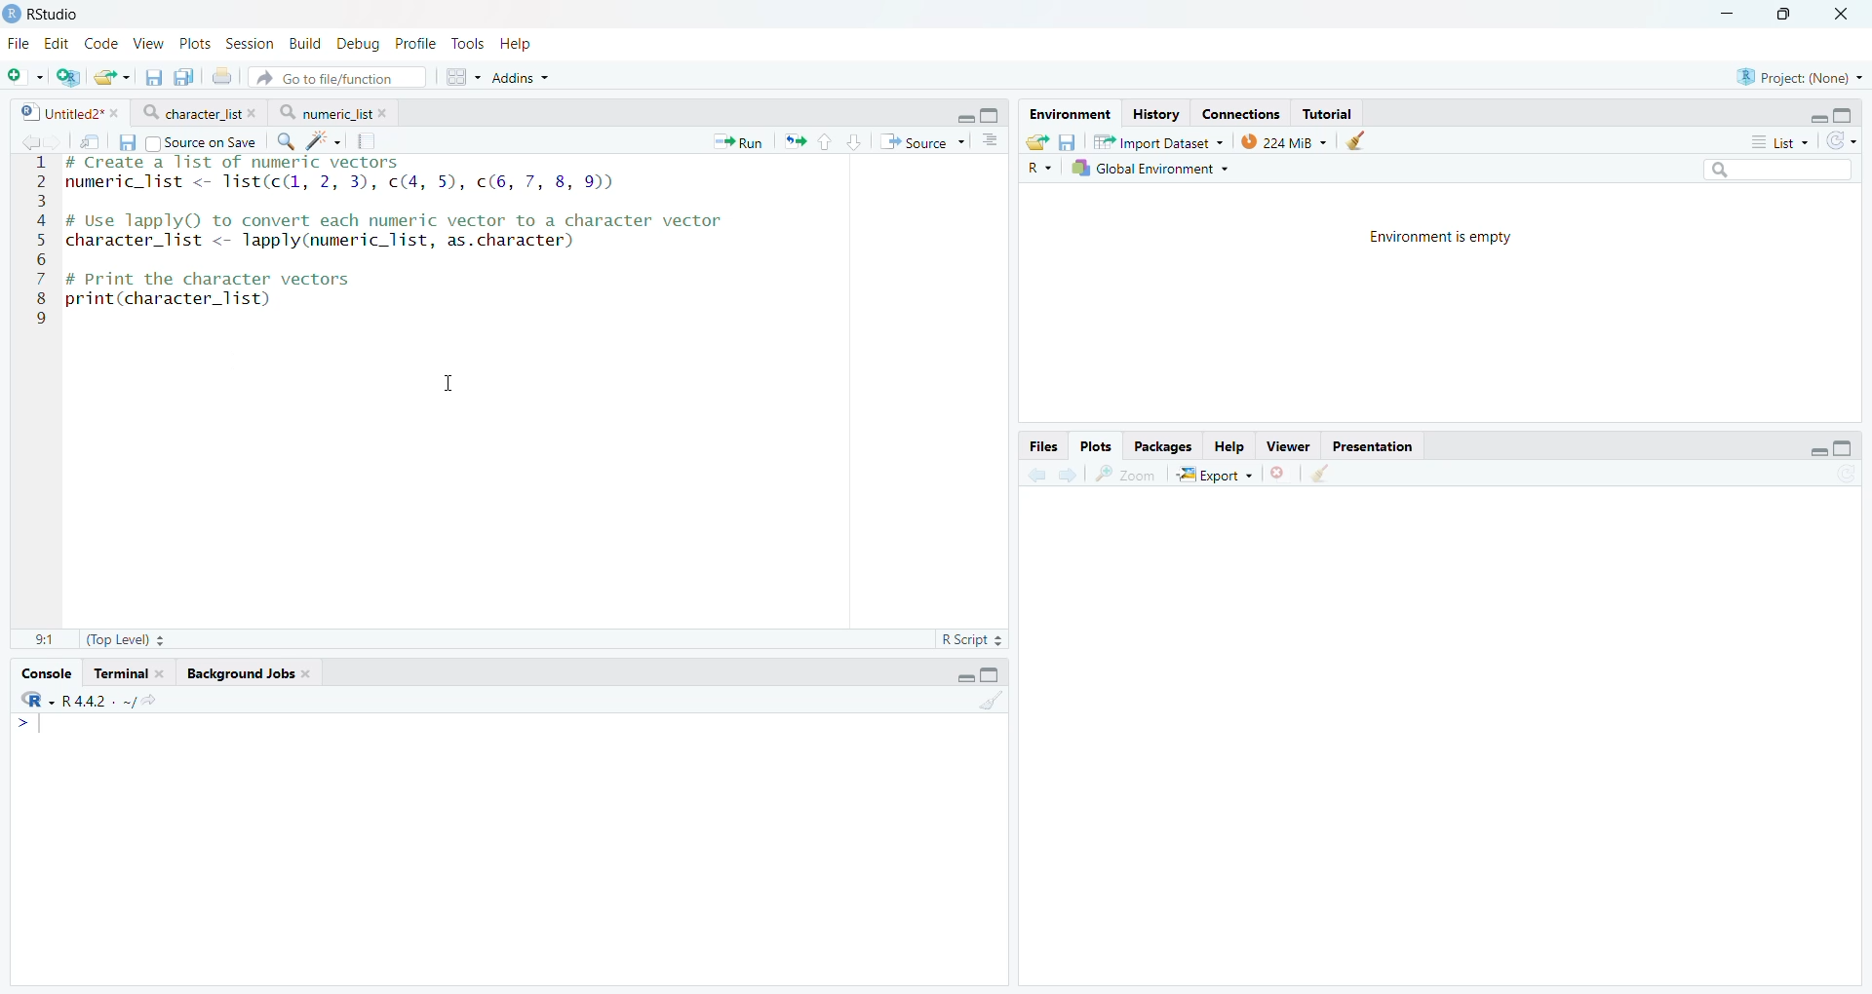 The width and height of the screenshot is (1872, 994). I want to click on R, so click(1038, 168).